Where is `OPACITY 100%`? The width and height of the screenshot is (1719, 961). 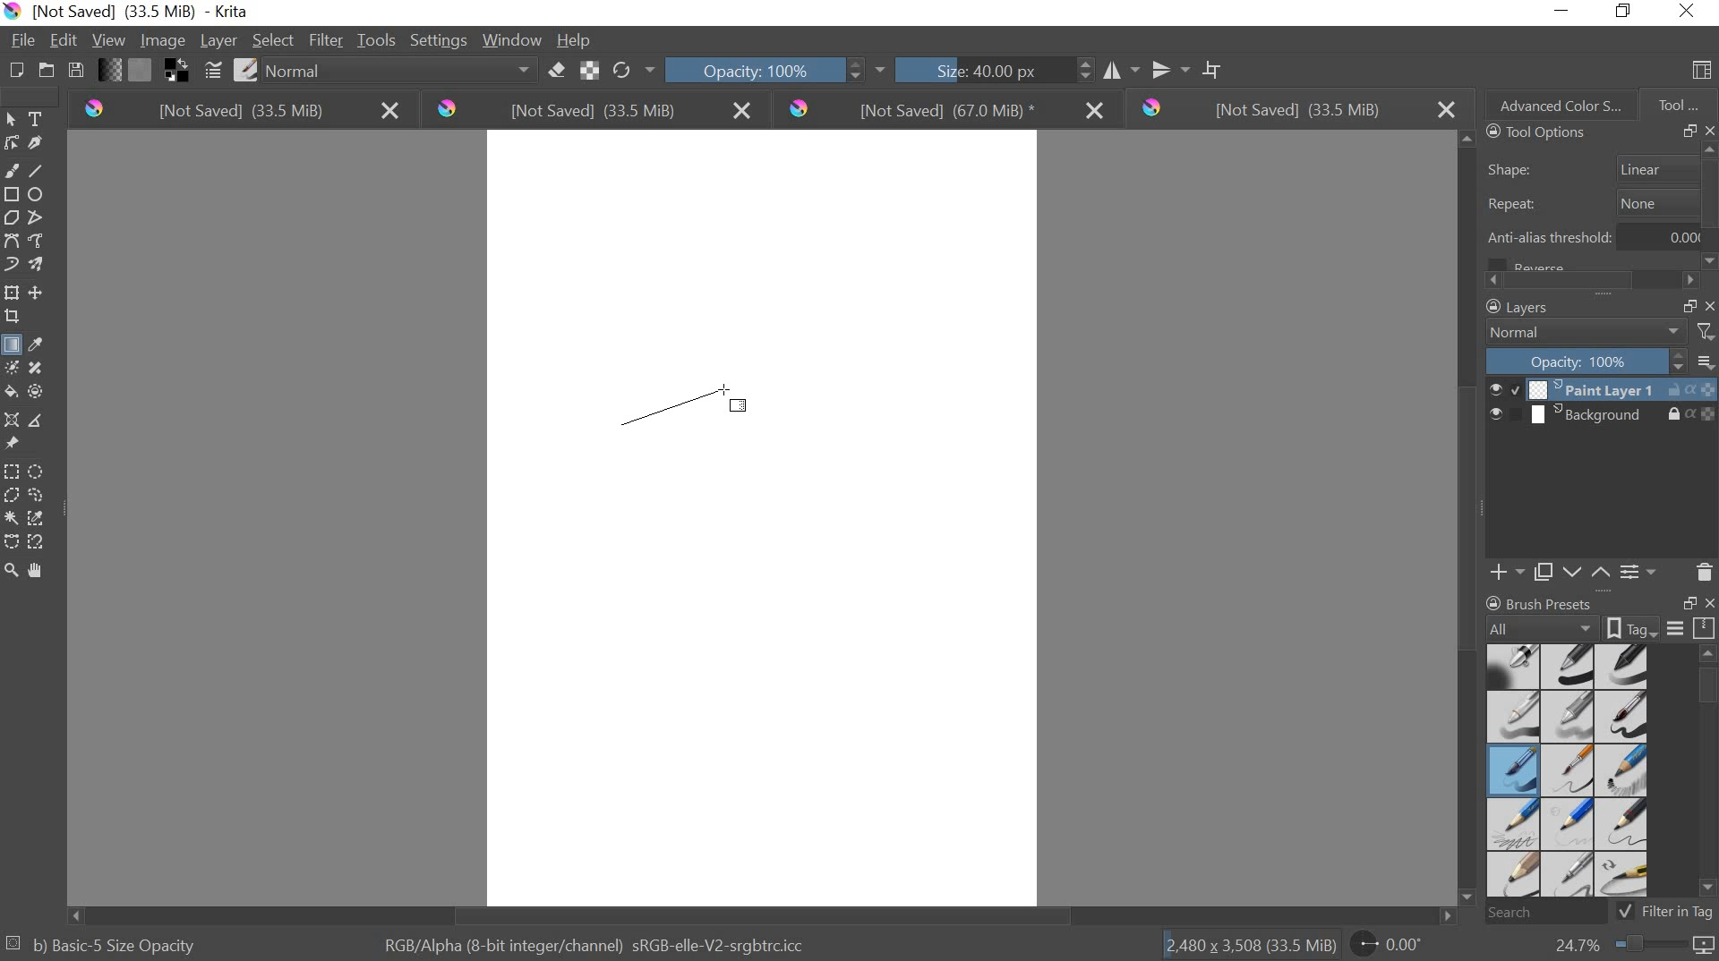 OPACITY 100% is located at coordinates (765, 69).